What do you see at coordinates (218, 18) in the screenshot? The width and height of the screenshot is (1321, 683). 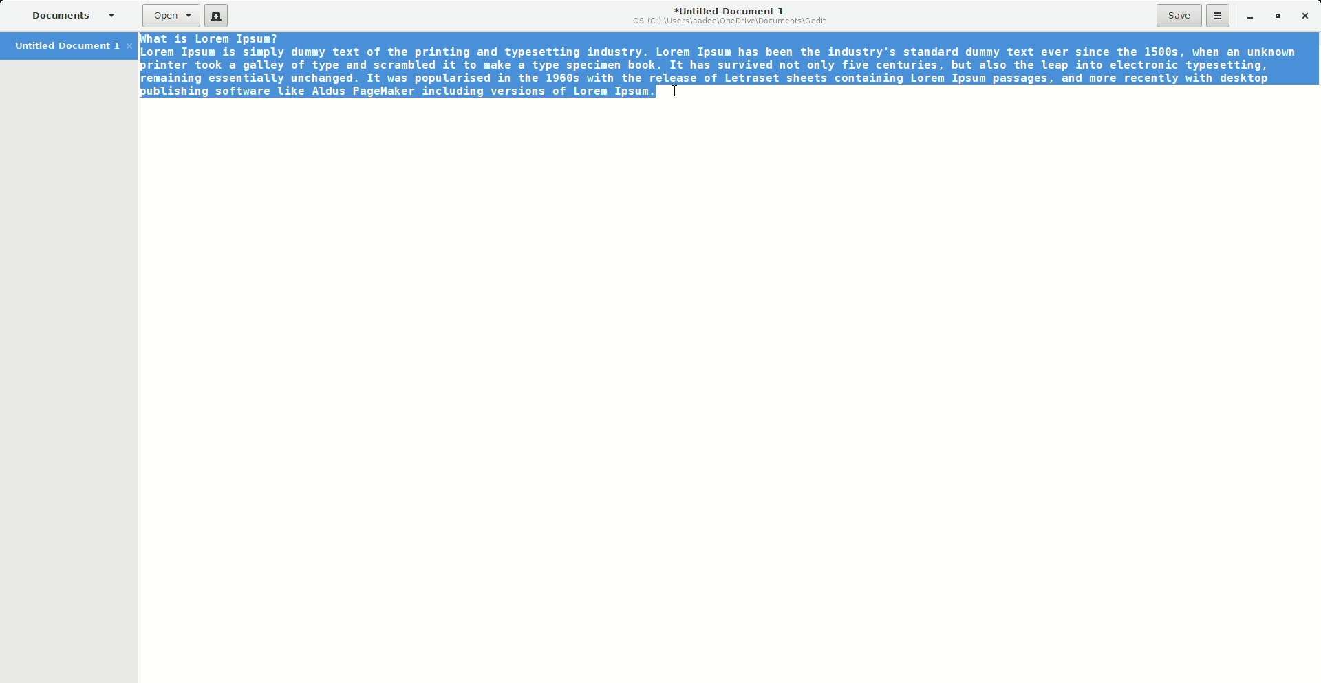 I see `New` at bounding box center [218, 18].